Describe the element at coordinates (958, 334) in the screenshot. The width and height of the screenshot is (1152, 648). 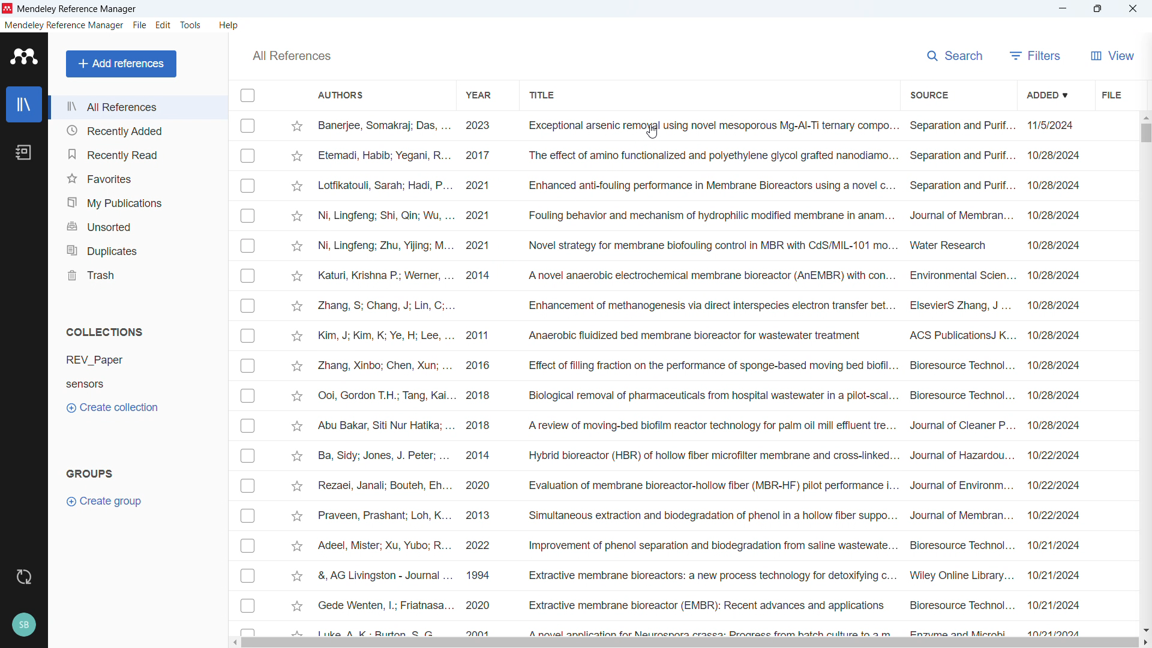
I see `acs publicationsj k` at that location.